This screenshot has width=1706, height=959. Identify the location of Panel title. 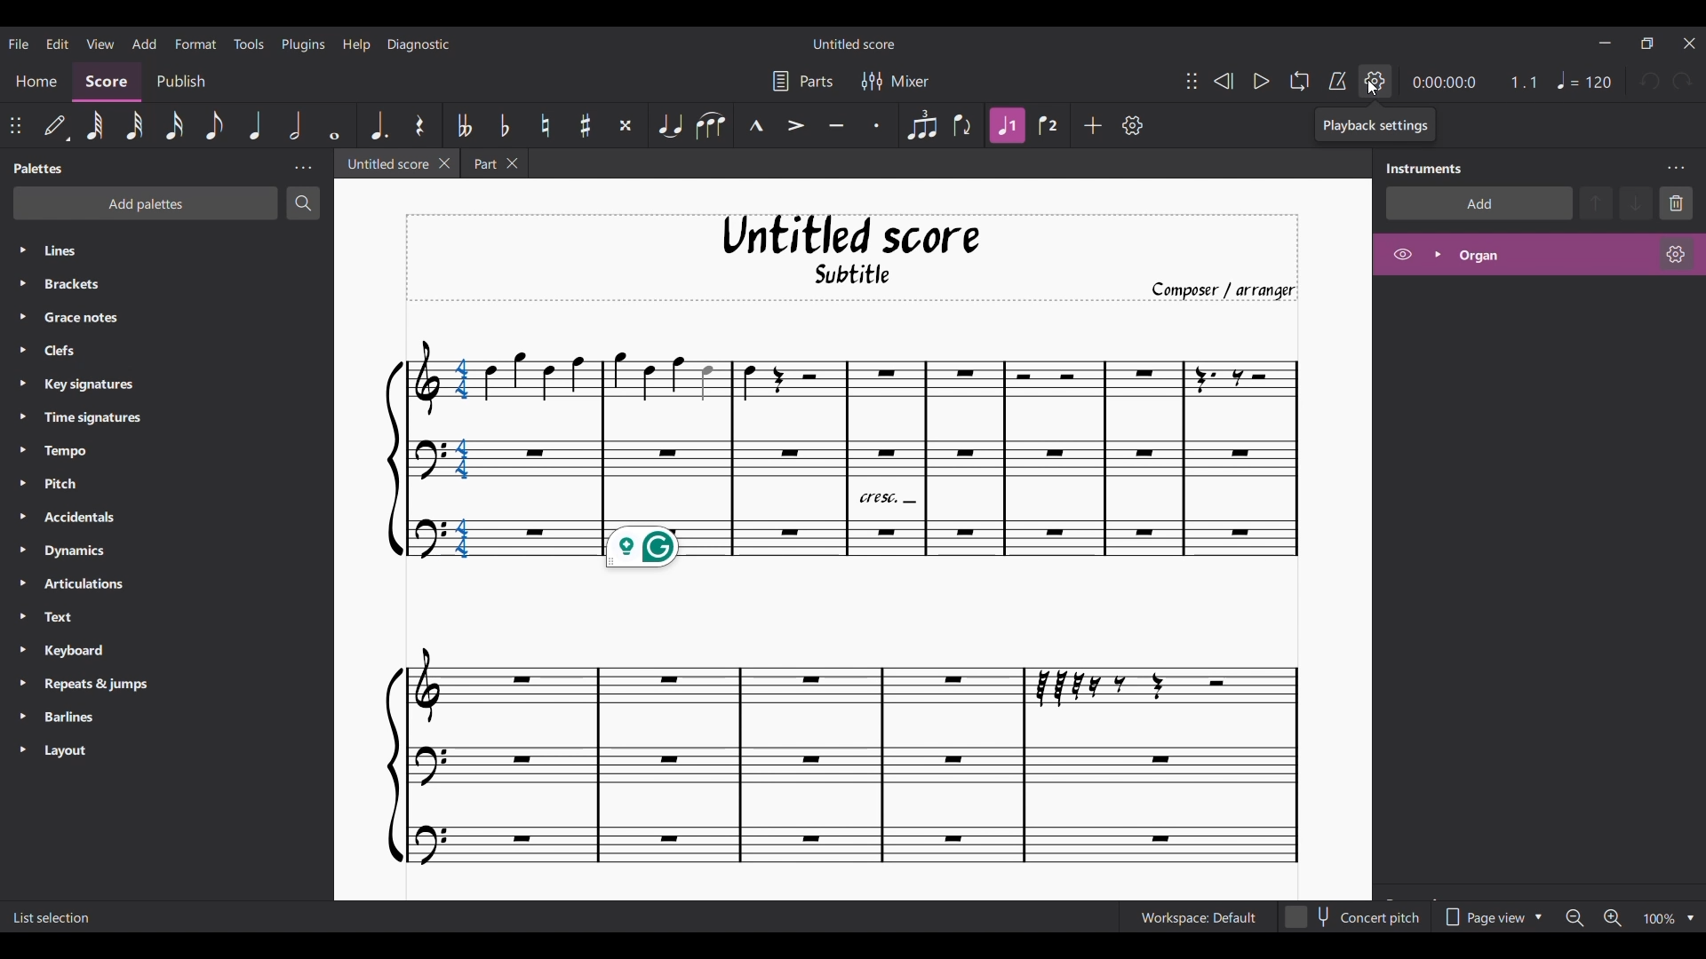
(1424, 168).